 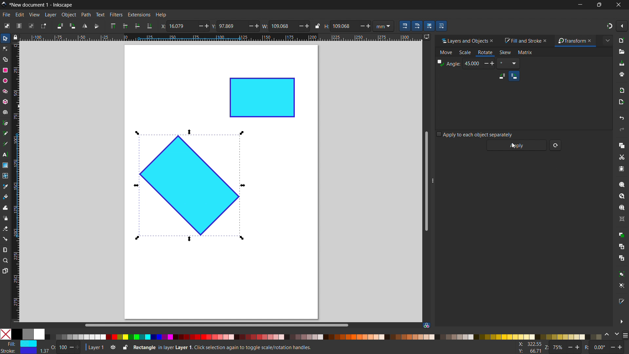 I want to click on rotate 90 ccw, so click(x=59, y=26).